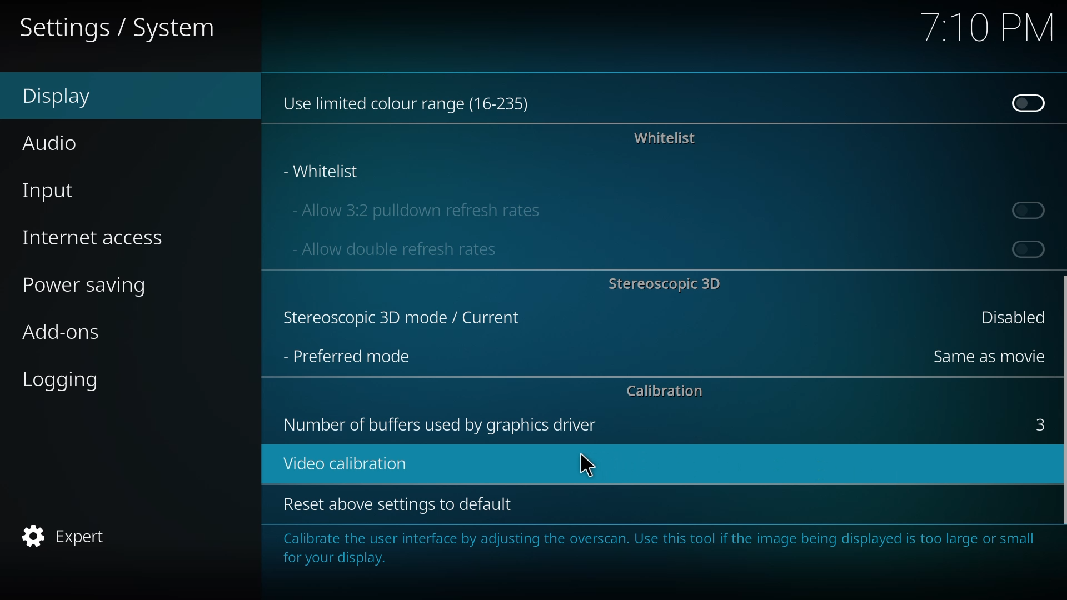  Describe the element at coordinates (62, 537) in the screenshot. I see `expert` at that location.